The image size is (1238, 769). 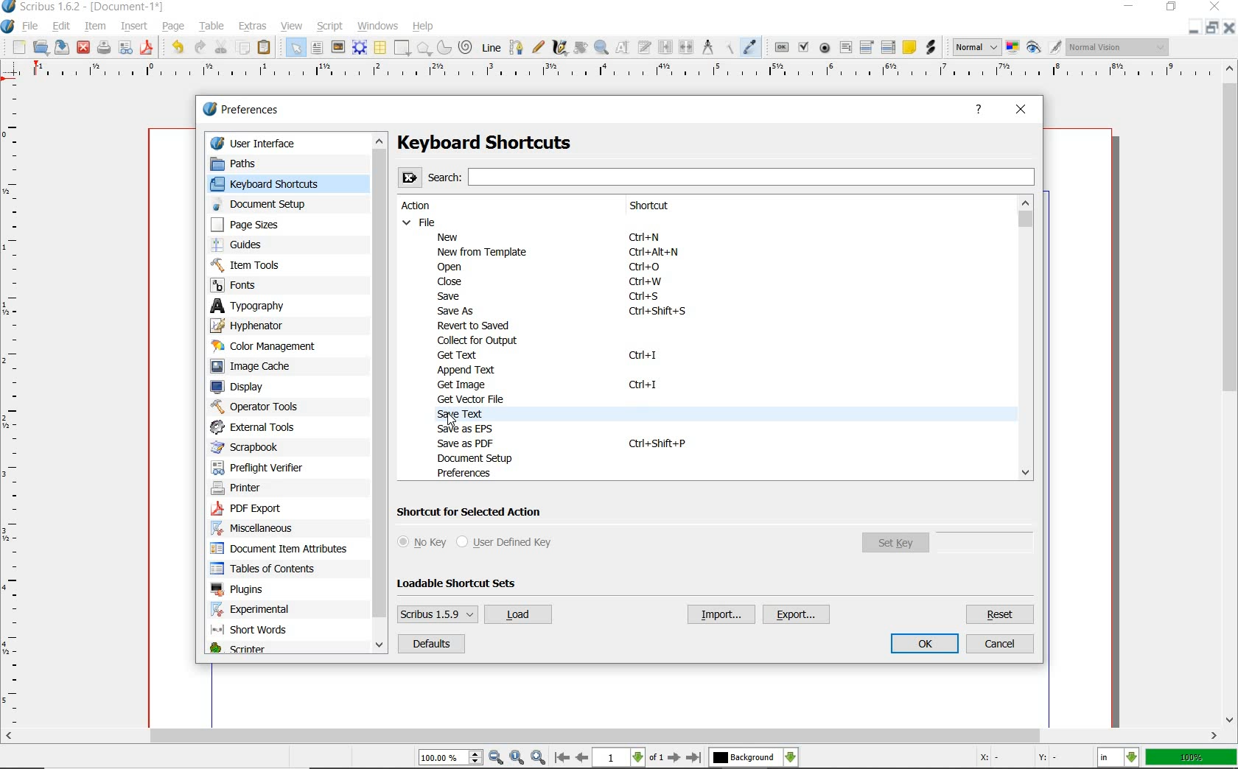 What do you see at coordinates (422, 542) in the screenshot?
I see `no key` at bounding box center [422, 542].